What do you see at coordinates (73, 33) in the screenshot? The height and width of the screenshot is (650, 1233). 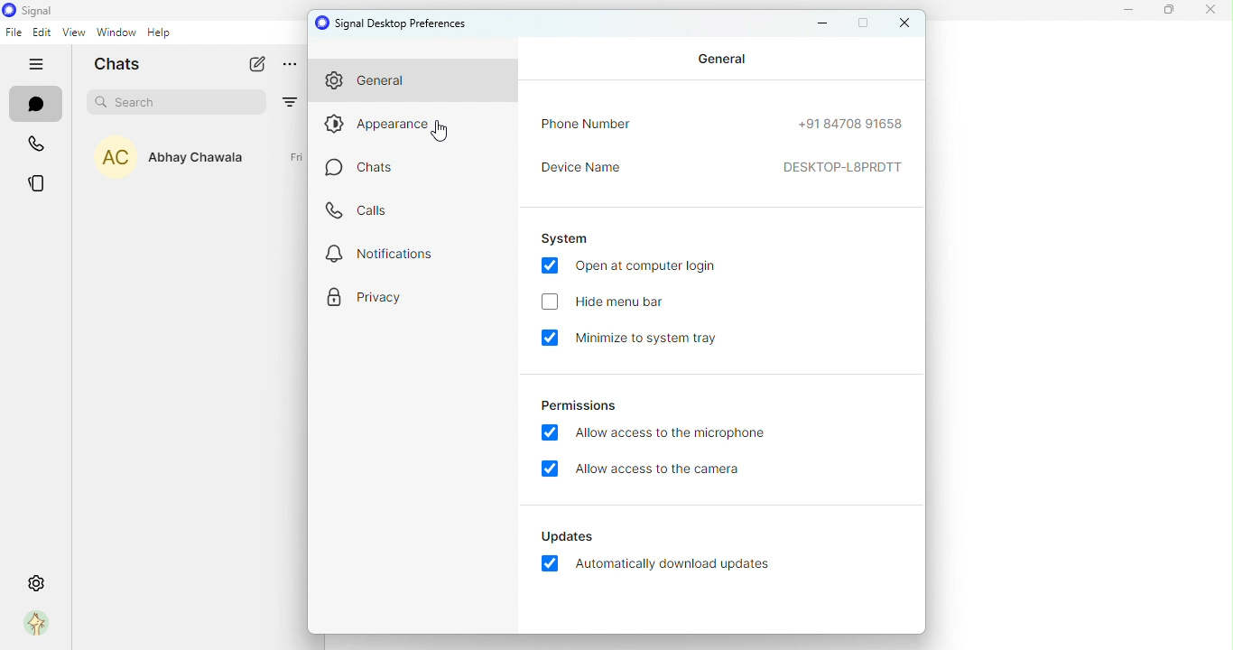 I see `view` at bounding box center [73, 33].